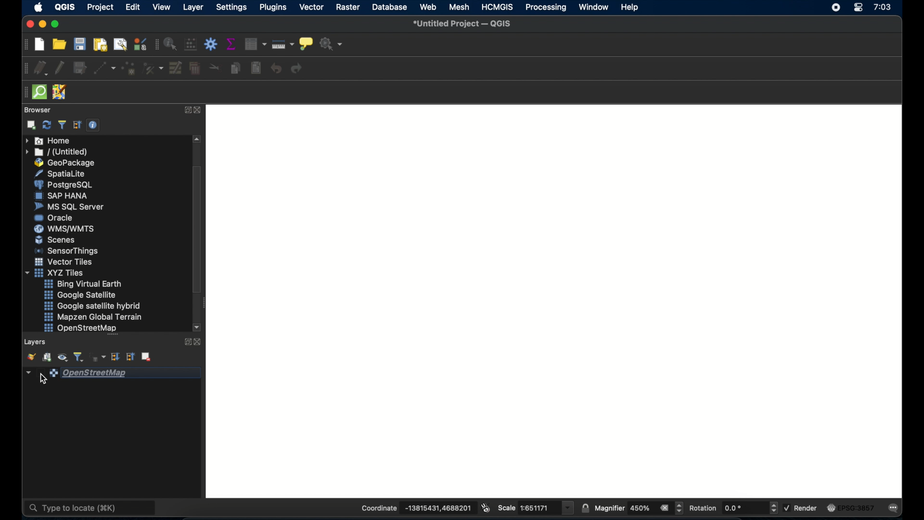  What do you see at coordinates (61, 125) in the screenshot?
I see `filter browser` at bounding box center [61, 125].